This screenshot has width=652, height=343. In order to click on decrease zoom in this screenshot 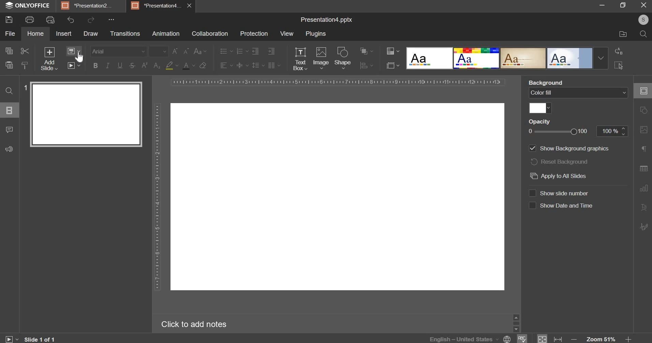, I will do `click(575, 339)`.